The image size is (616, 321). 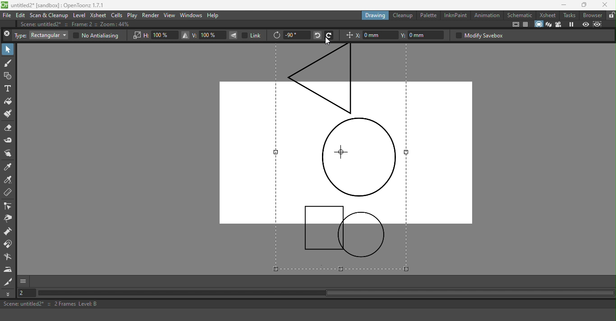 What do you see at coordinates (9, 207) in the screenshot?
I see `Control point editor tool` at bounding box center [9, 207].